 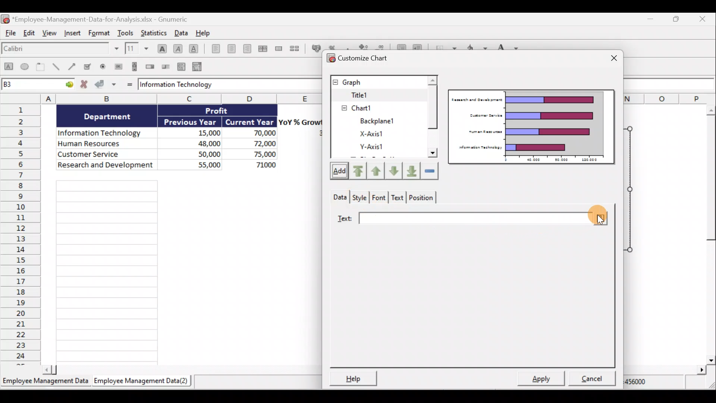 What do you see at coordinates (379, 198) in the screenshot?
I see `Font` at bounding box center [379, 198].